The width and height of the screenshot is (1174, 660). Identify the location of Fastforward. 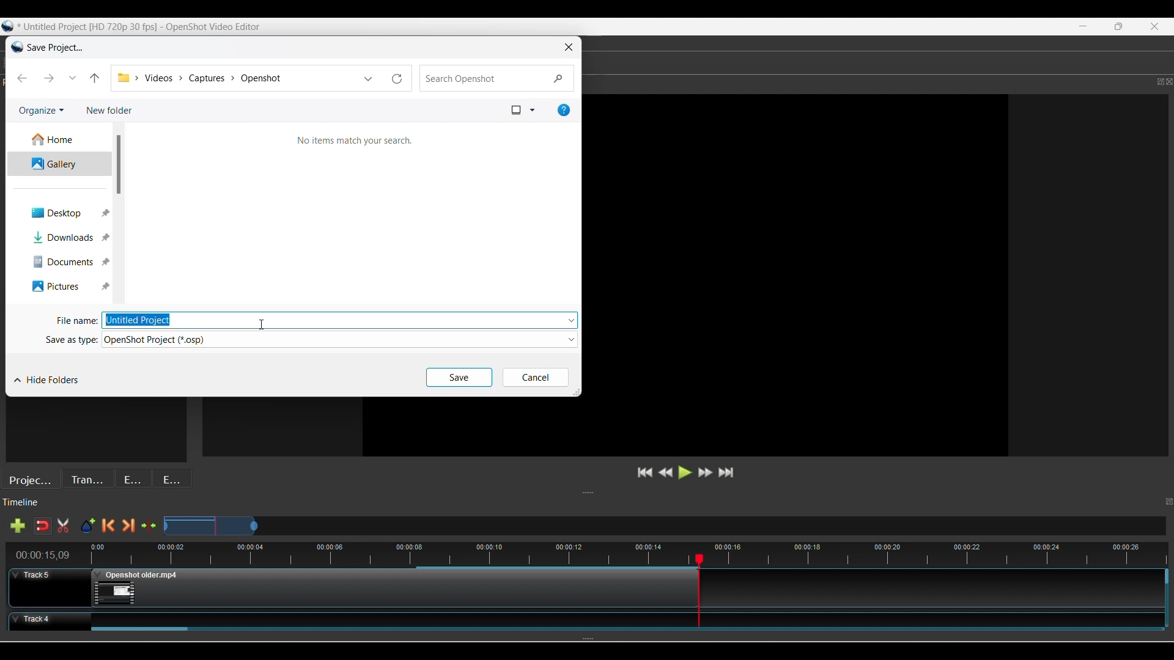
(706, 472).